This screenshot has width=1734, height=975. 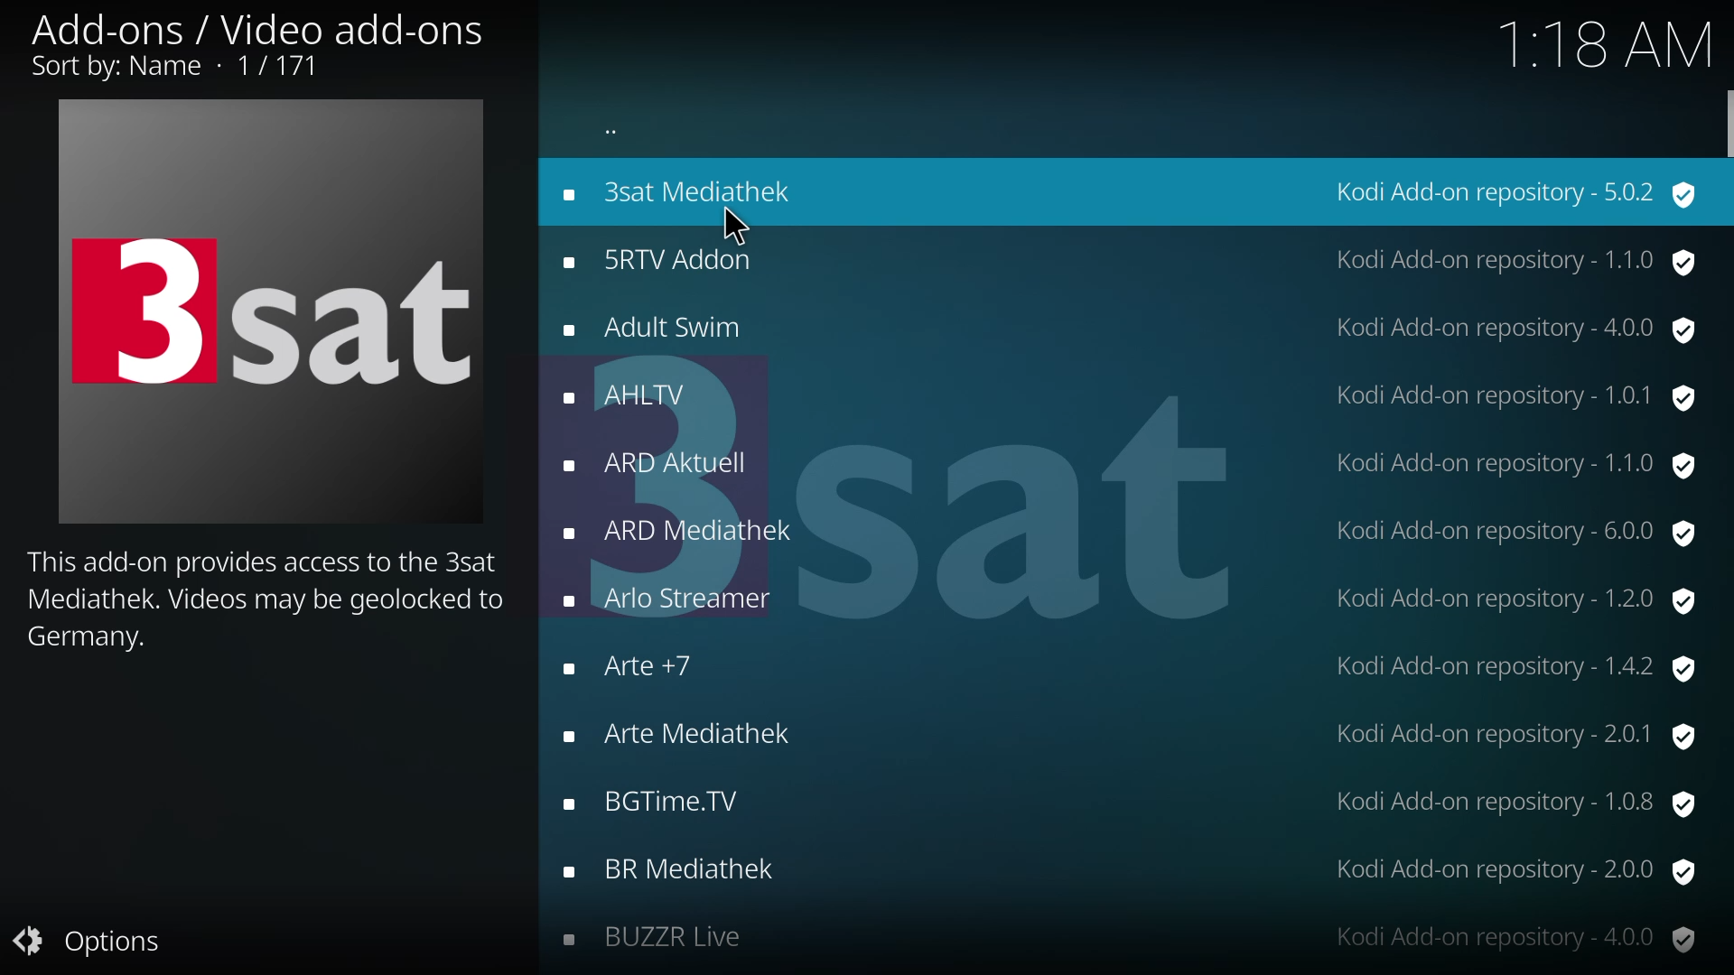 What do you see at coordinates (679, 737) in the screenshot?
I see `add-ons` at bounding box center [679, 737].